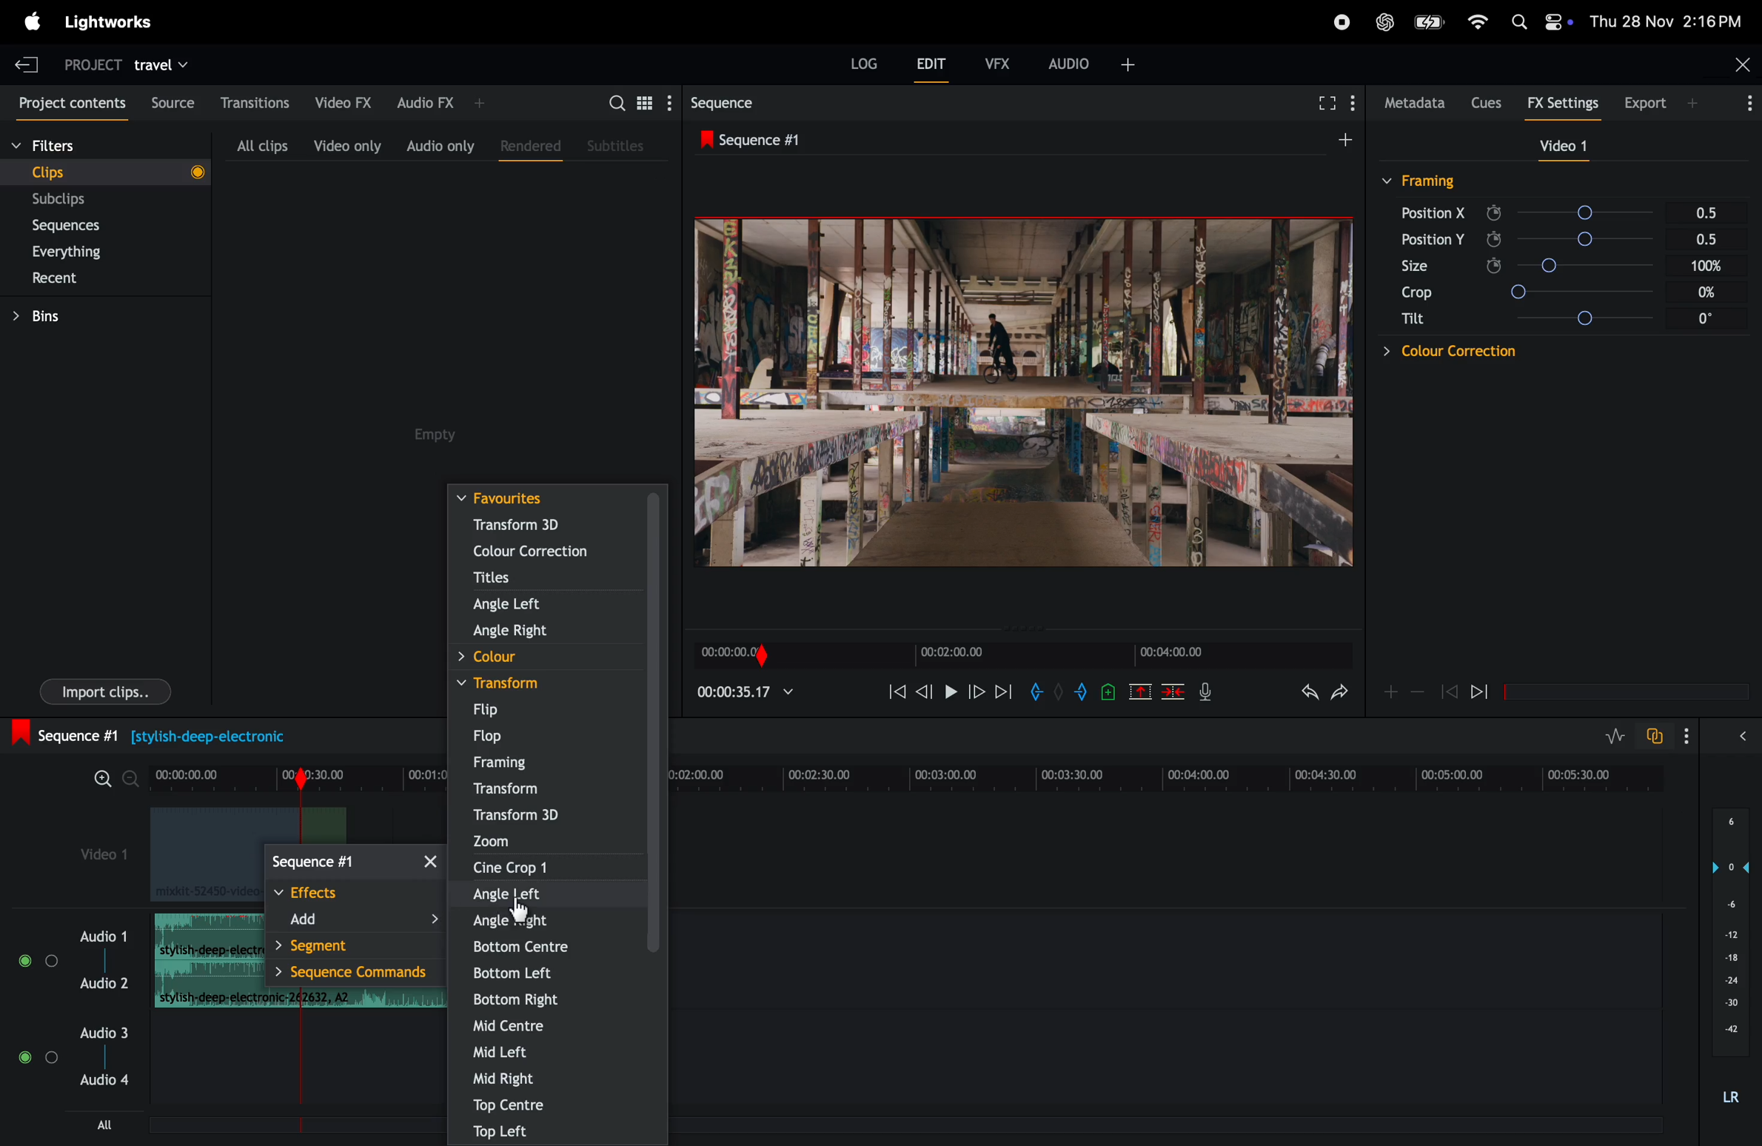 The height and width of the screenshot is (1146, 1762). What do you see at coordinates (1431, 238) in the screenshot?
I see `position y` at bounding box center [1431, 238].